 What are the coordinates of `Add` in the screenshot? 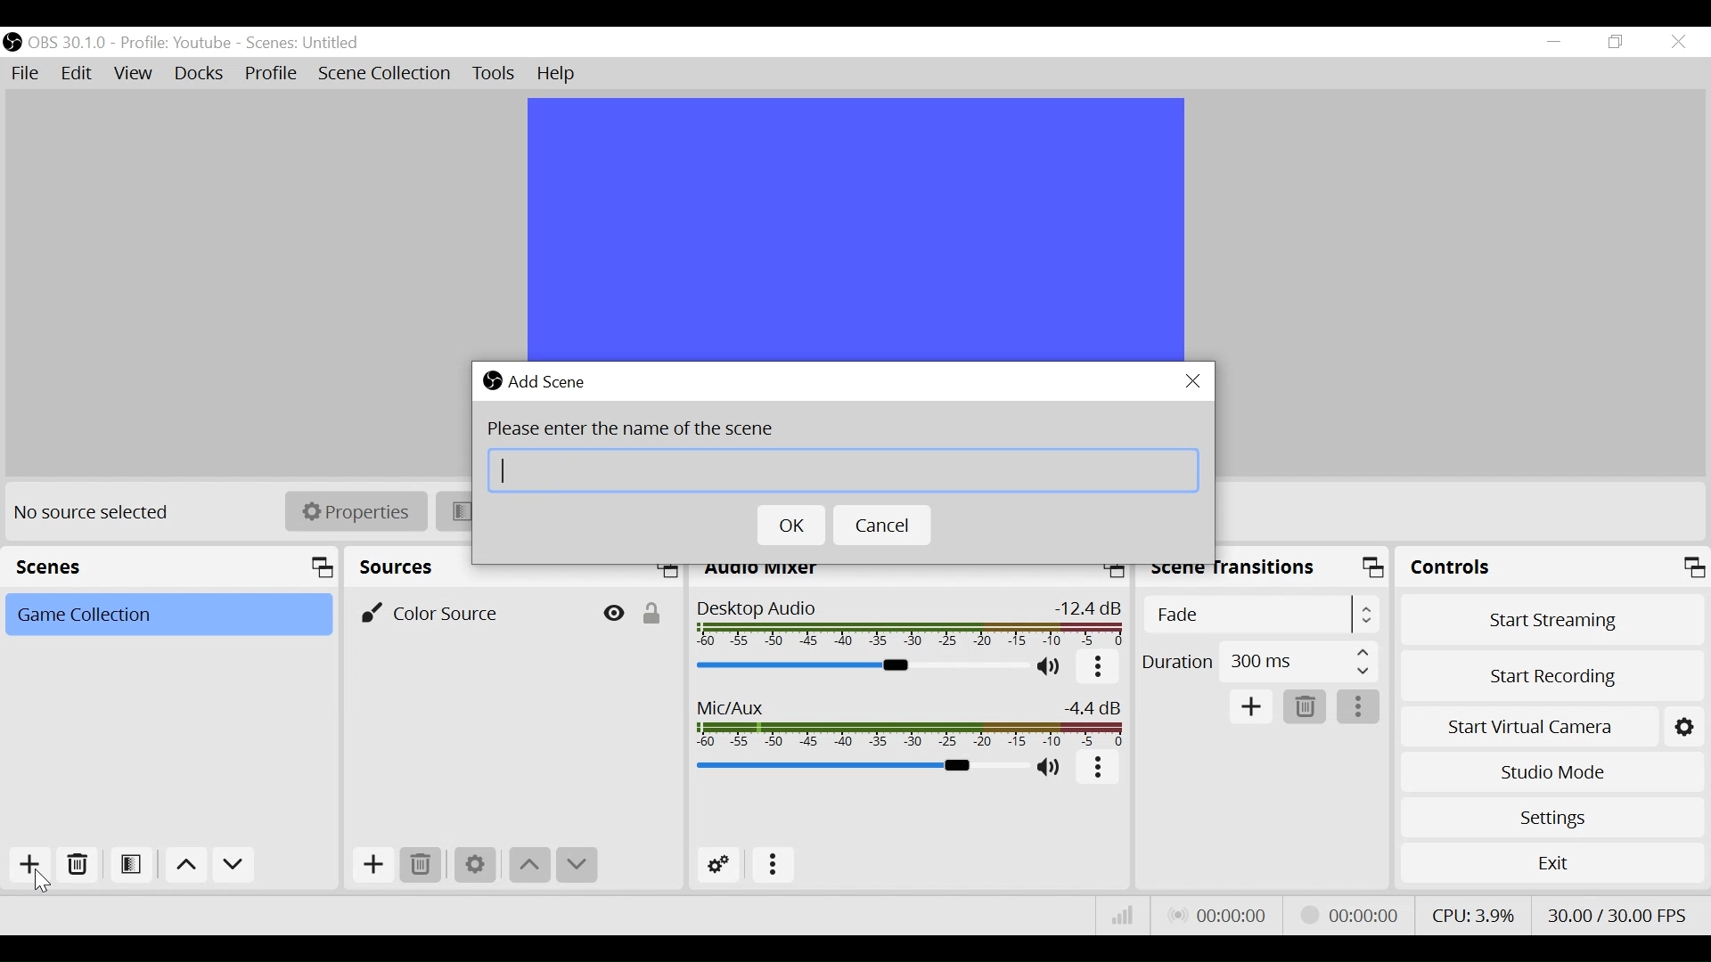 It's located at (1252, 706).